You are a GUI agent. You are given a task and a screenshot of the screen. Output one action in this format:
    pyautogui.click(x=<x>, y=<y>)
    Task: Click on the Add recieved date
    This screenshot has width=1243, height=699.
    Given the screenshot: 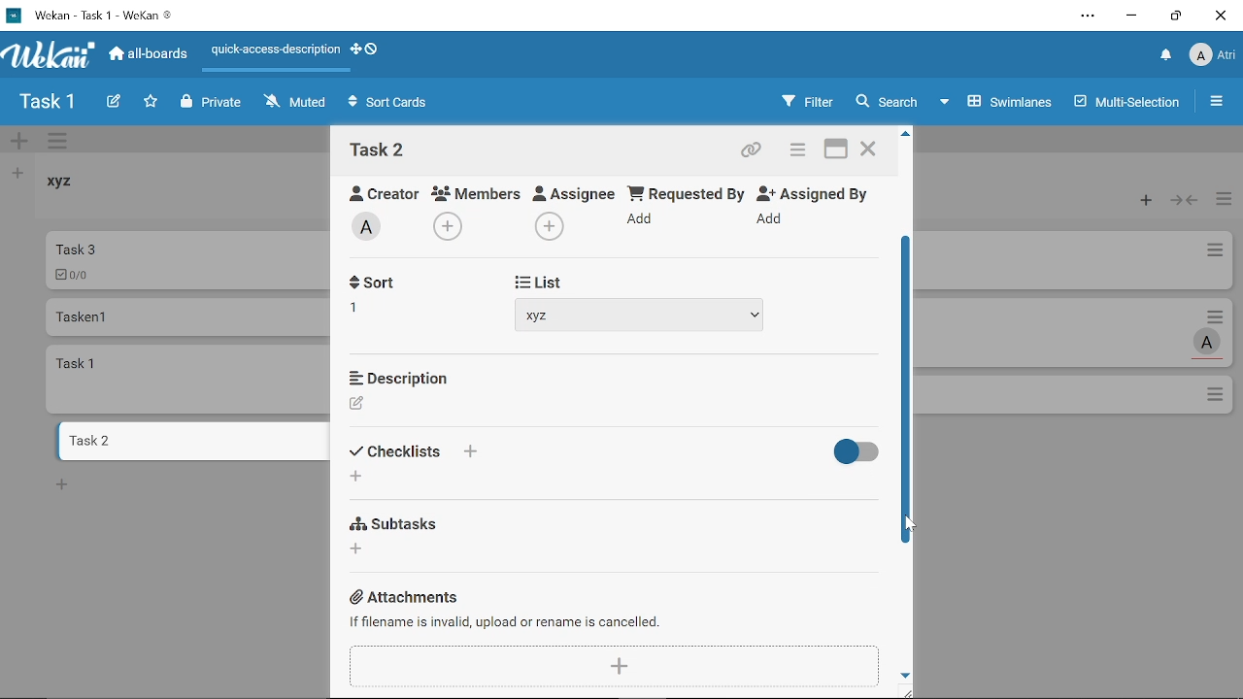 What is the action you would take?
    pyautogui.click(x=365, y=312)
    